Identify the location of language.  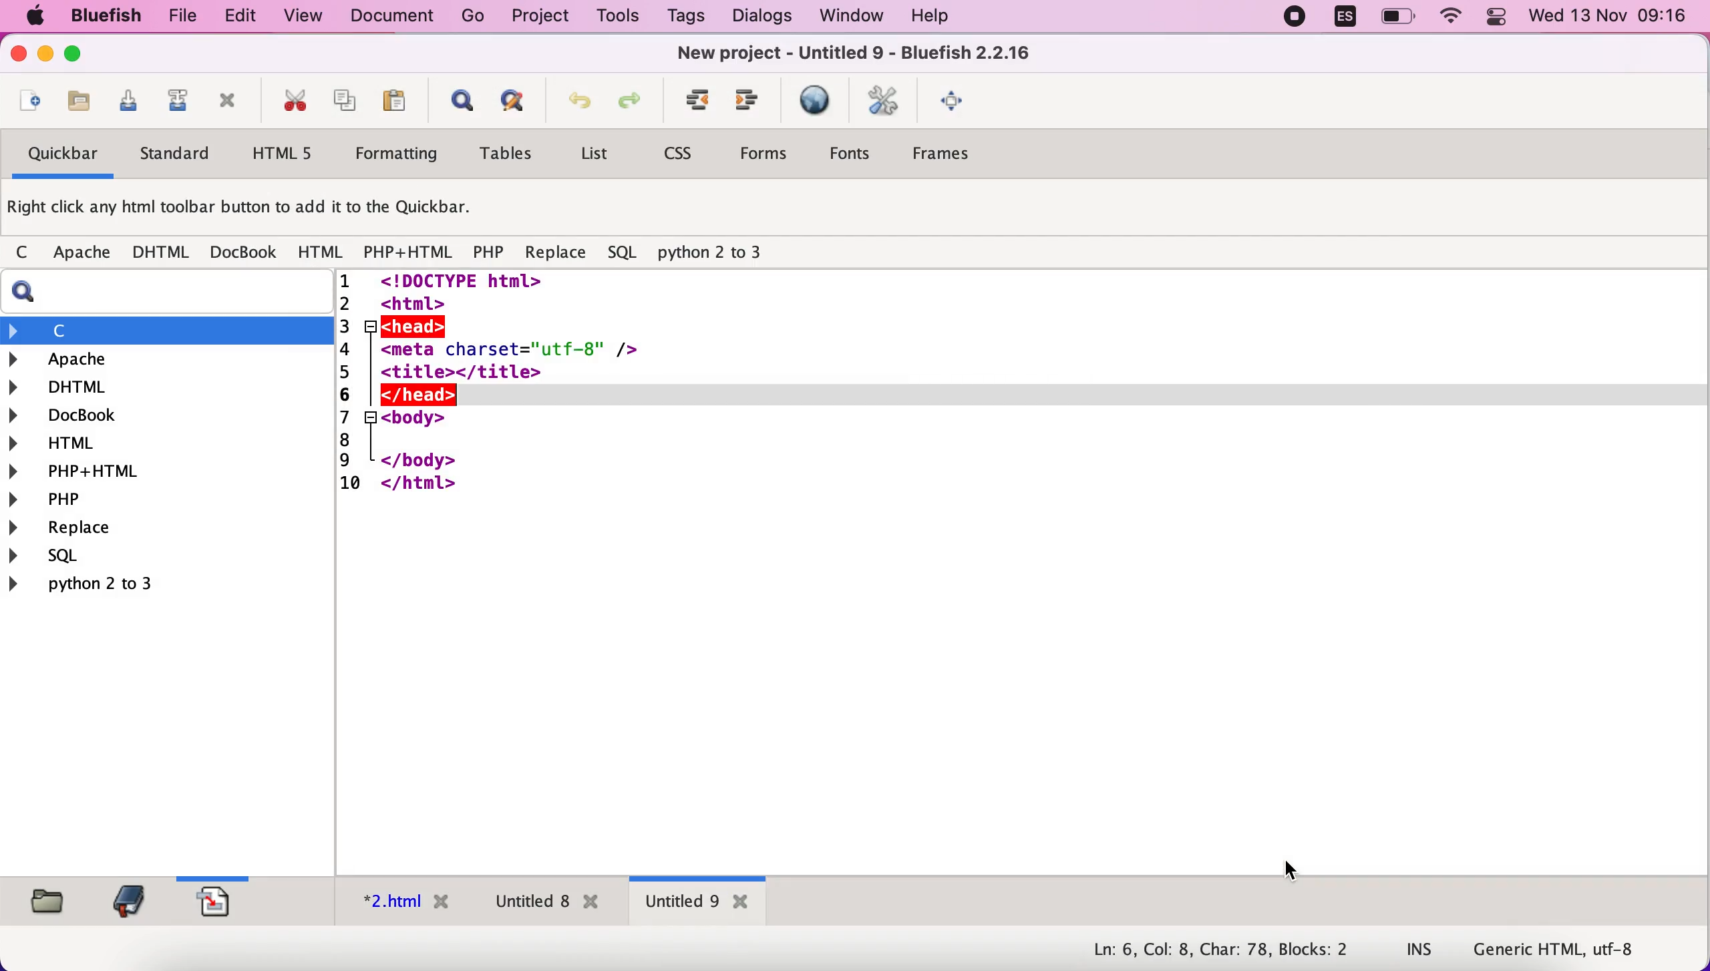
(1338, 19).